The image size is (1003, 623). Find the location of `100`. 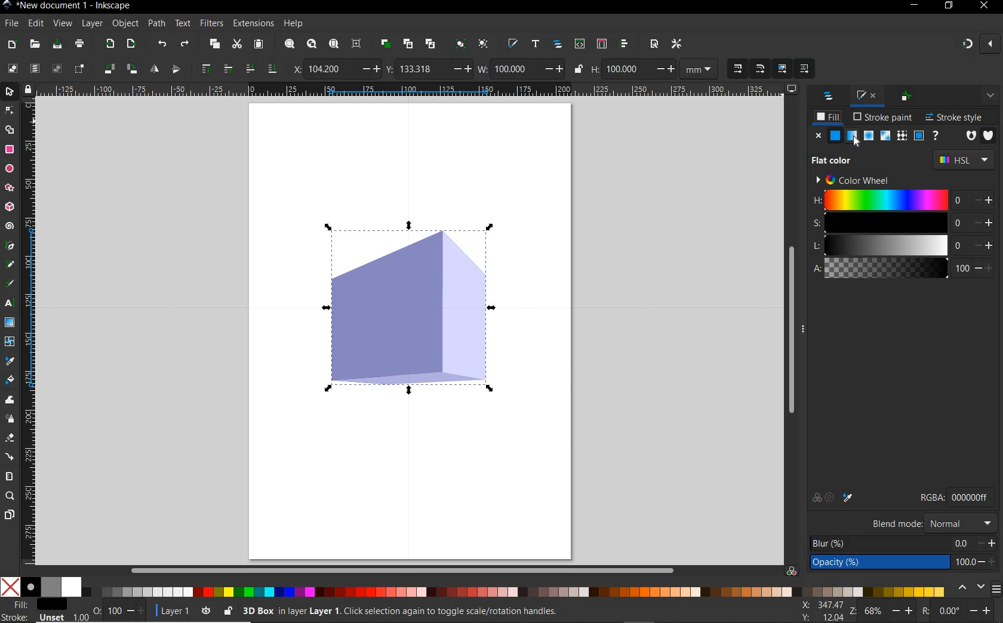

100 is located at coordinates (514, 69).